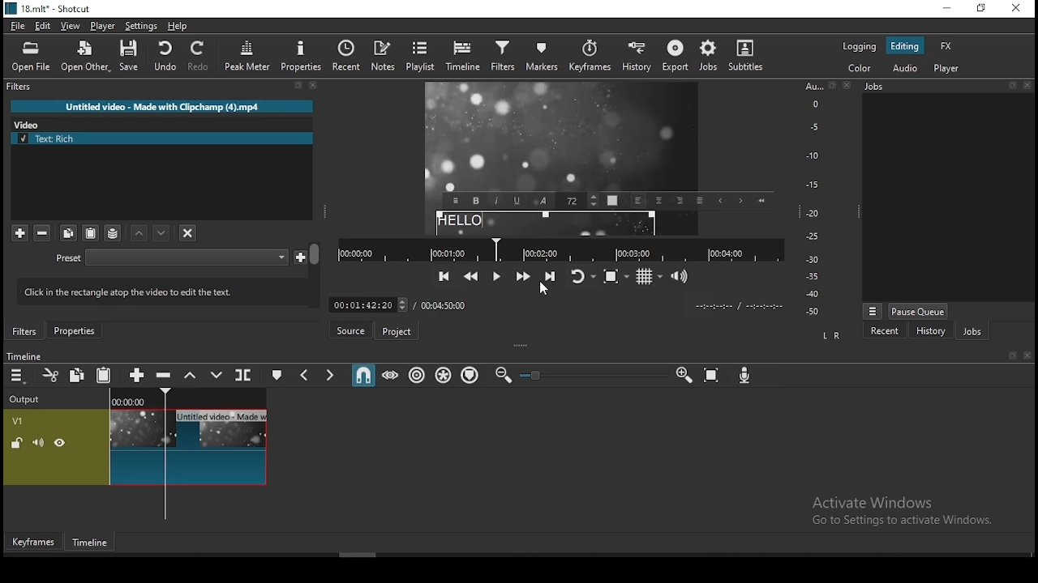 The height and width of the screenshot is (583, 1038). I want to click on total time, so click(446, 304).